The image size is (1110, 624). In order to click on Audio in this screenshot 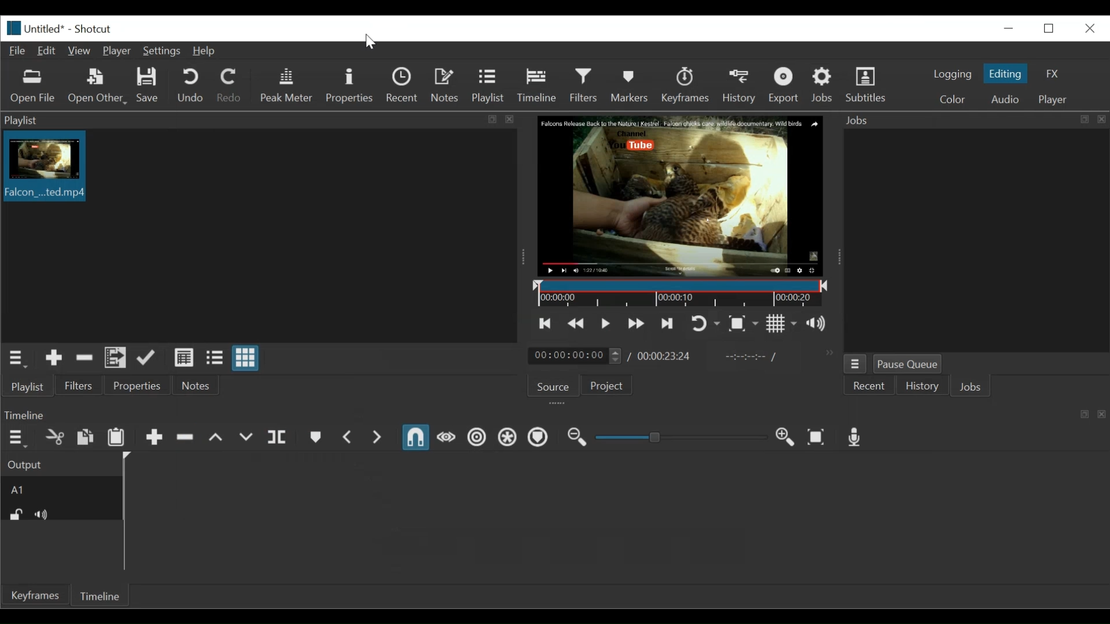, I will do `click(1005, 99)`.